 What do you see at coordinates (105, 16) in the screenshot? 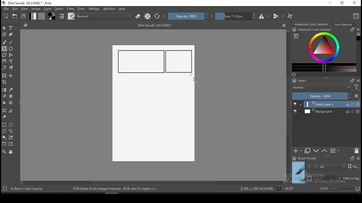
I see `blending mode` at bounding box center [105, 16].